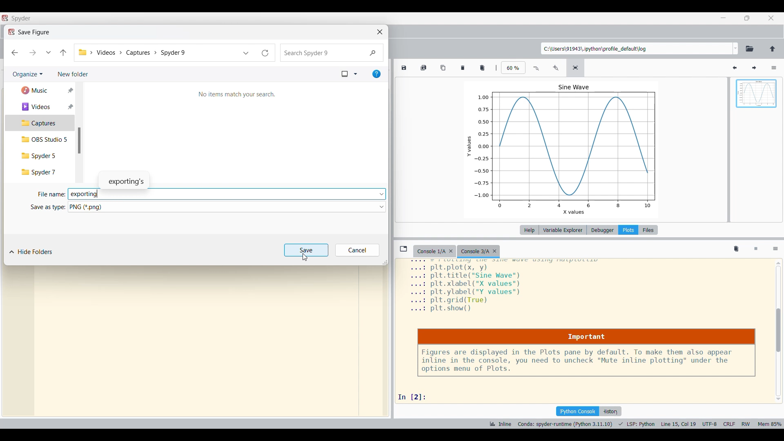  Describe the element at coordinates (750, 49) in the screenshot. I see `Browse working directory` at that location.